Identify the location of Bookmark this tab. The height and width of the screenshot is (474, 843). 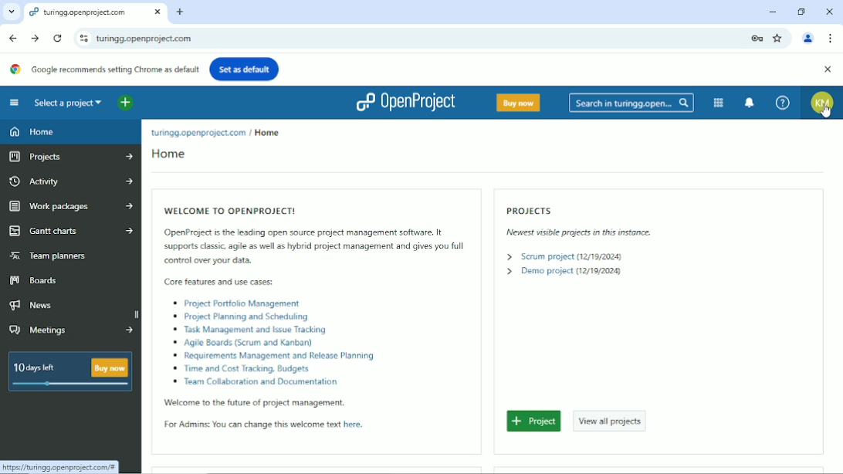
(779, 38).